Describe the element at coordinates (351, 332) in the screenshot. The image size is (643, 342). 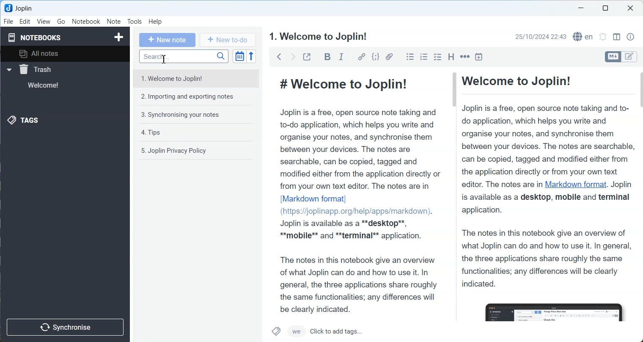
I see `Click to add tags` at that location.